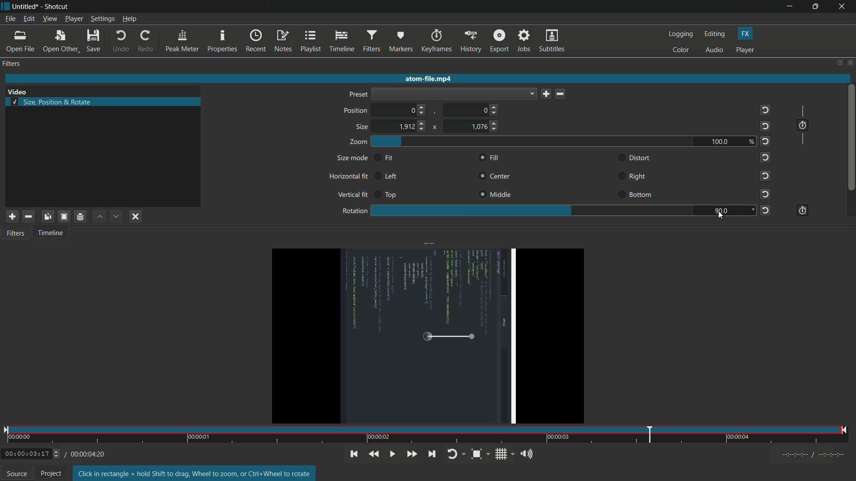 This screenshot has height=481, width=856. Describe the element at coordinates (765, 195) in the screenshot. I see `` at that location.